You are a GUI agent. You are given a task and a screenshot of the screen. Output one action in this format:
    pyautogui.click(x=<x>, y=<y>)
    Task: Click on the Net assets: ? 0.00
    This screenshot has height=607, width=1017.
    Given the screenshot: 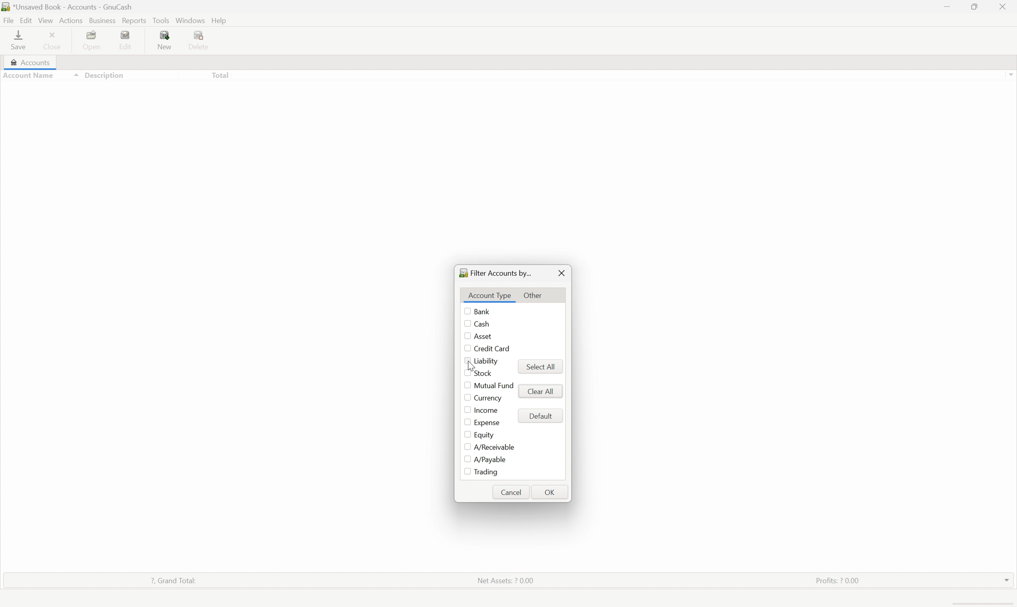 What is the action you would take?
    pyautogui.click(x=505, y=581)
    